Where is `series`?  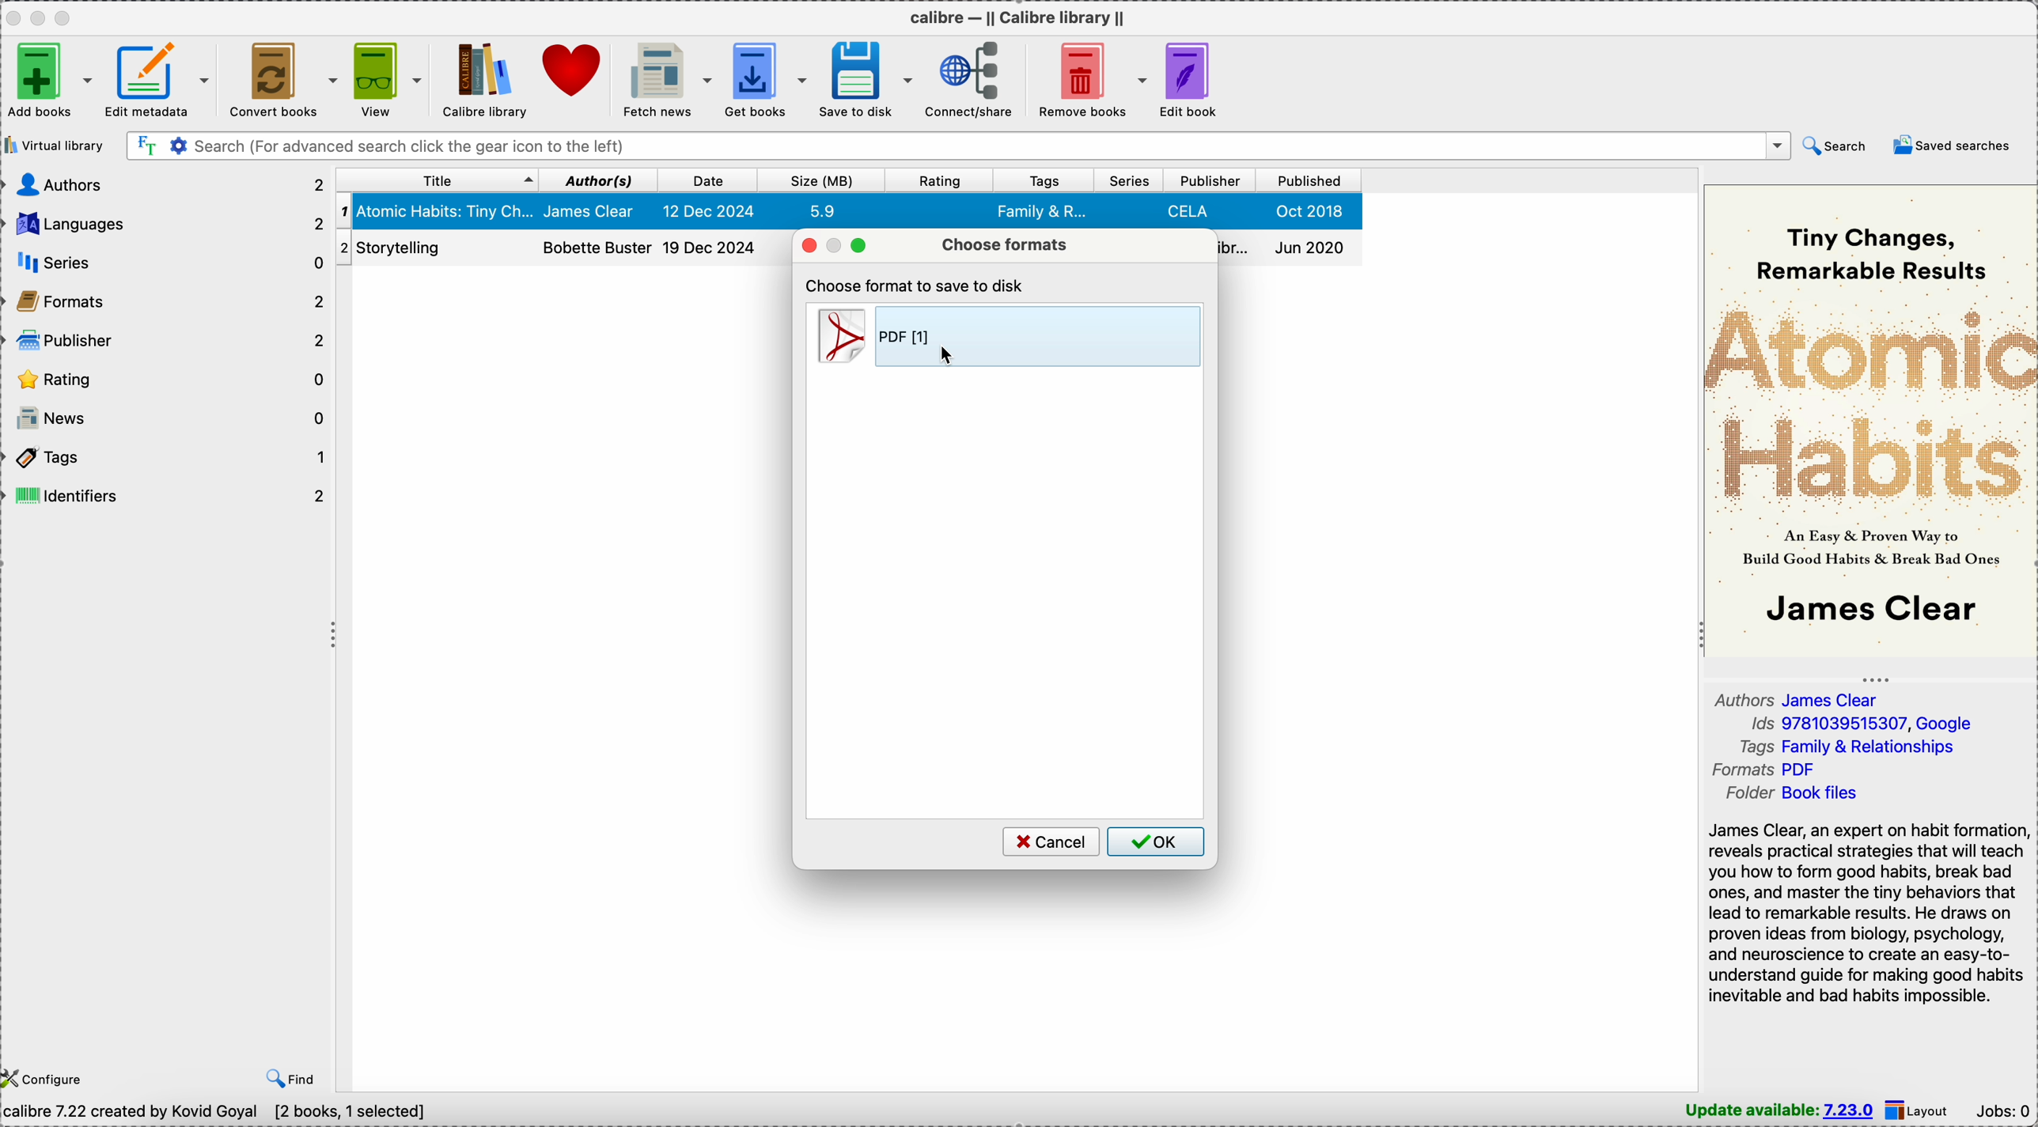 series is located at coordinates (169, 265).